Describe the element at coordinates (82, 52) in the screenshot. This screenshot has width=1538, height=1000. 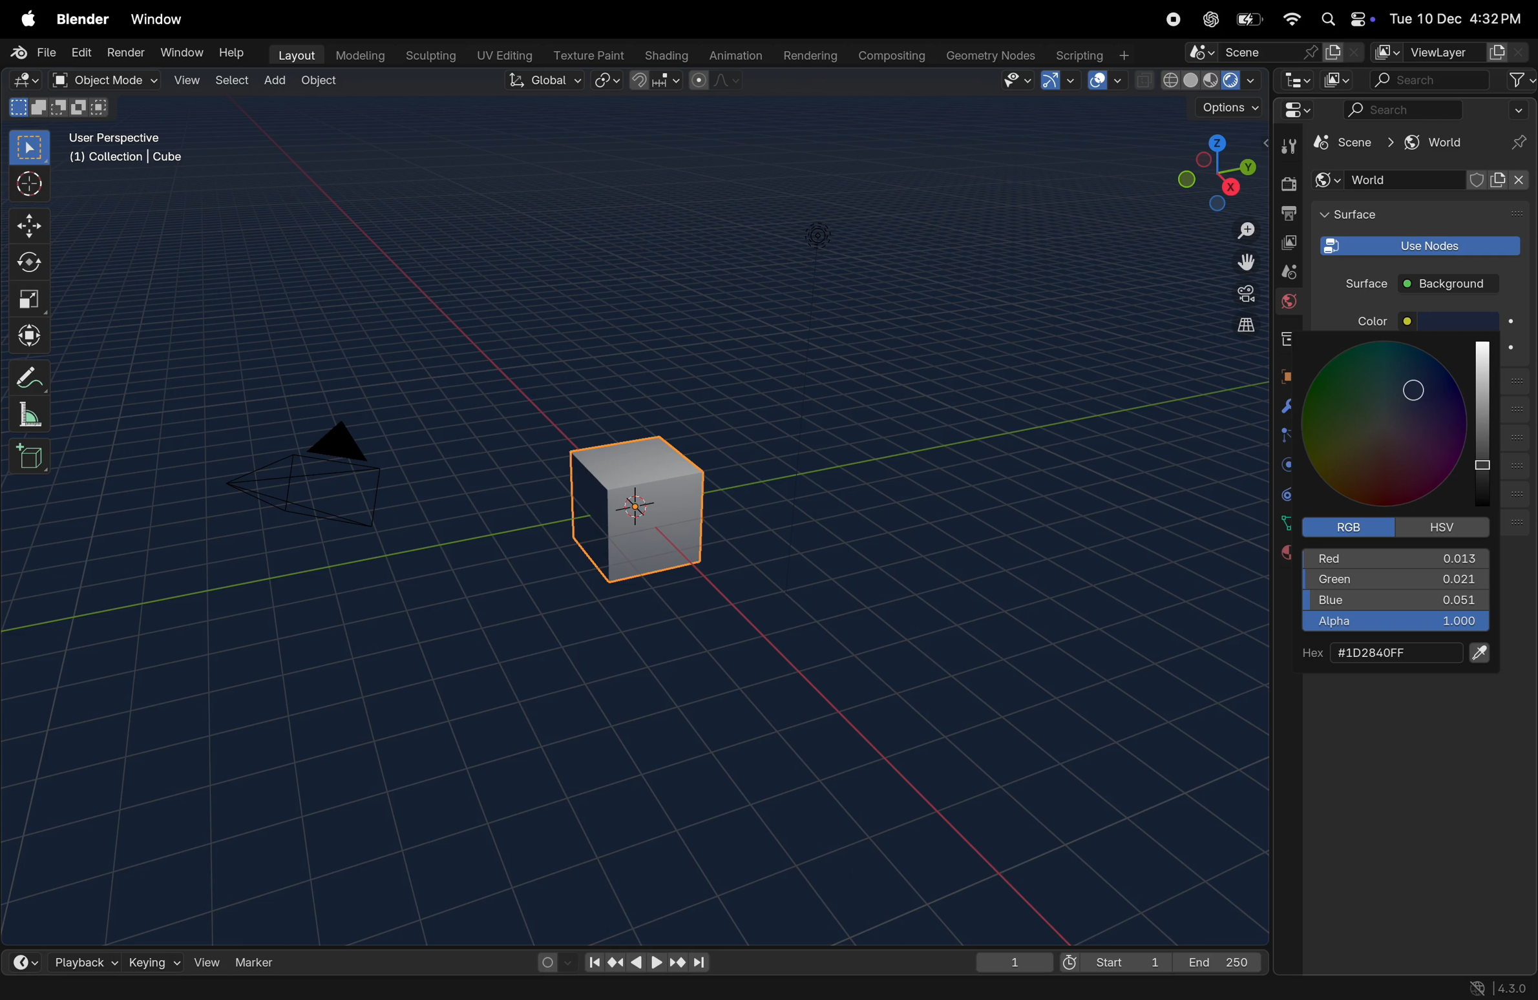
I see `Edit` at that location.